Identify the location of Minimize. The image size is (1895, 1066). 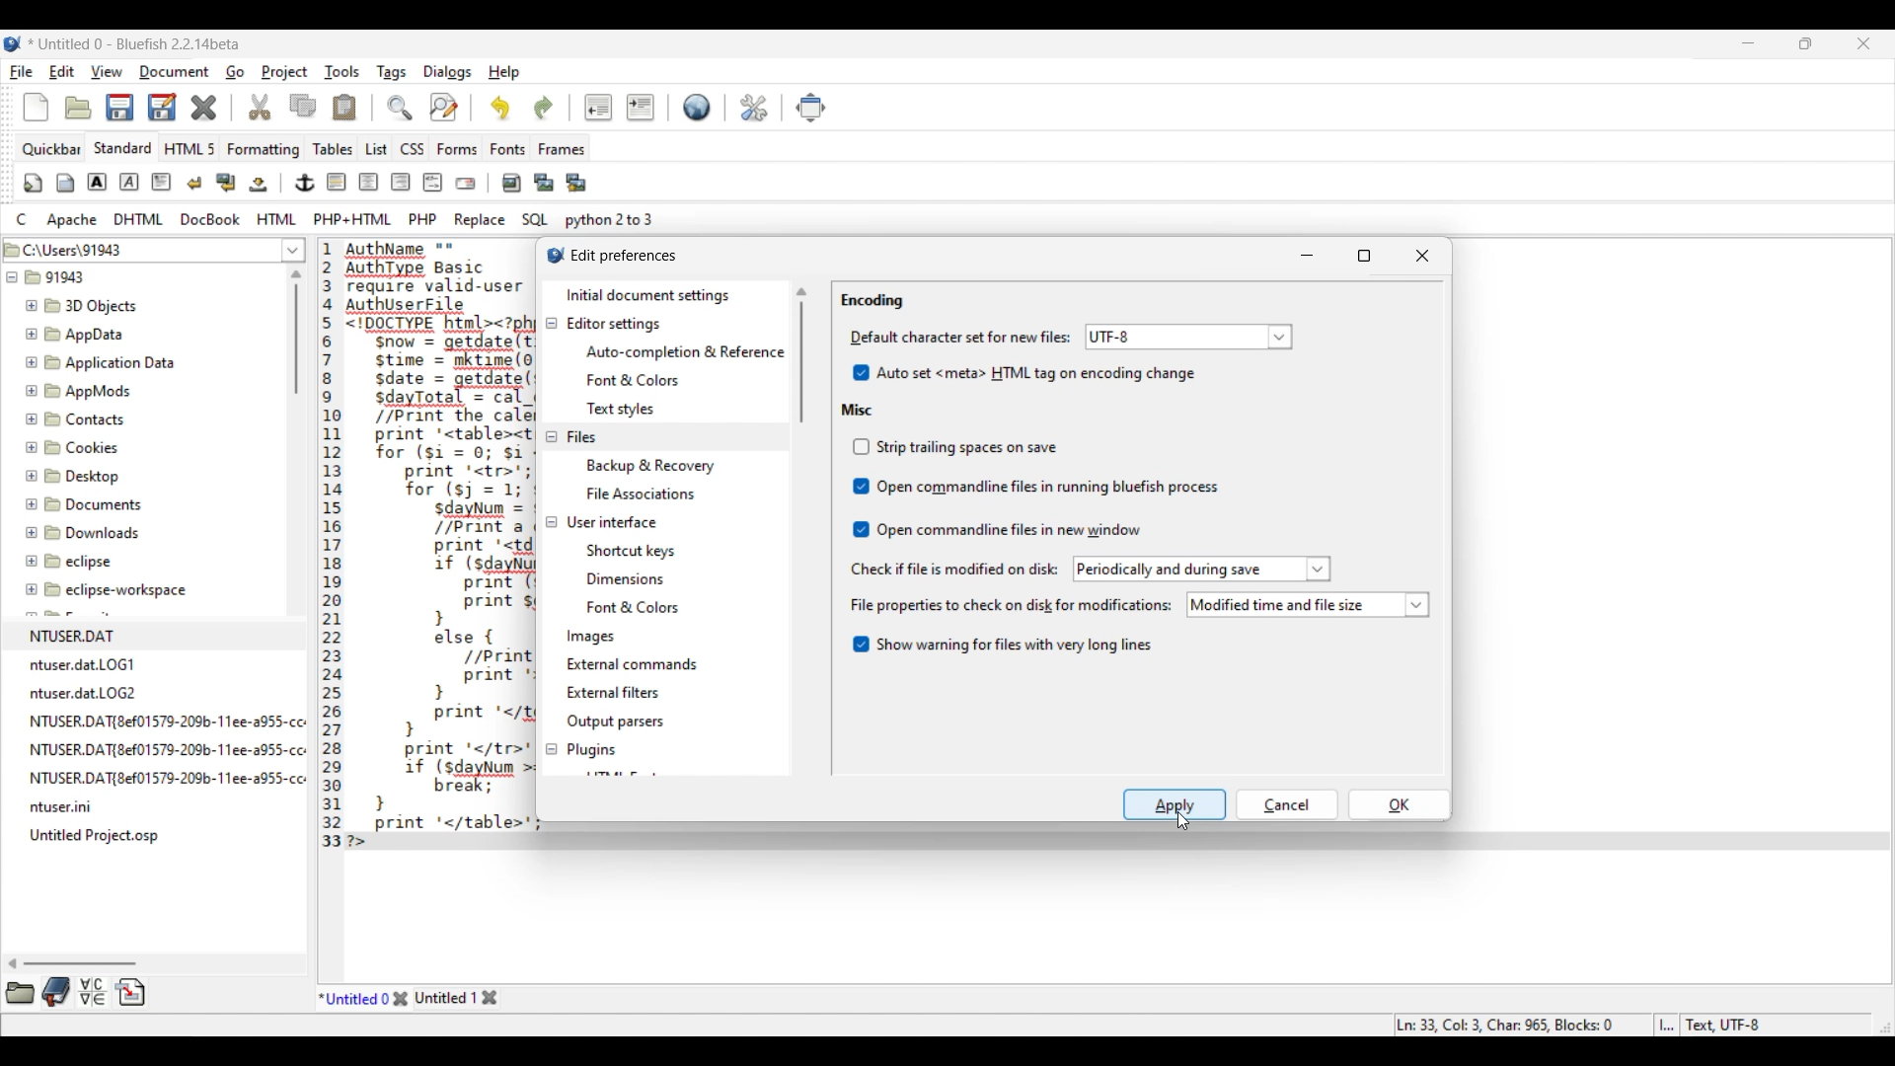
(1749, 43).